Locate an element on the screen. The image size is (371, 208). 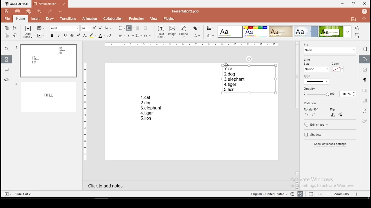
chart settings is located at coordinates (364, 101).